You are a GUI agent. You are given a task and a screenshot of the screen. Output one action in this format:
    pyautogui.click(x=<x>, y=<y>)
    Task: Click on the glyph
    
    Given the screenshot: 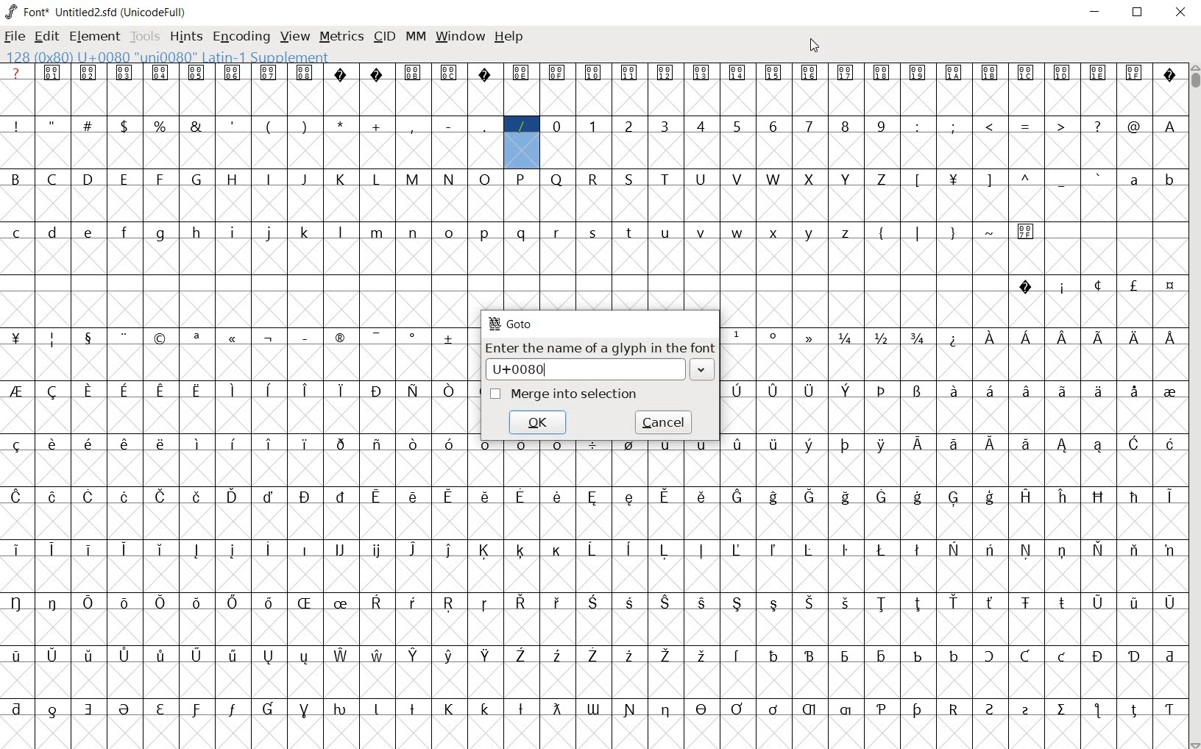 What is the action you would take?
    pyautogui.click(x=1062, y=656)
    